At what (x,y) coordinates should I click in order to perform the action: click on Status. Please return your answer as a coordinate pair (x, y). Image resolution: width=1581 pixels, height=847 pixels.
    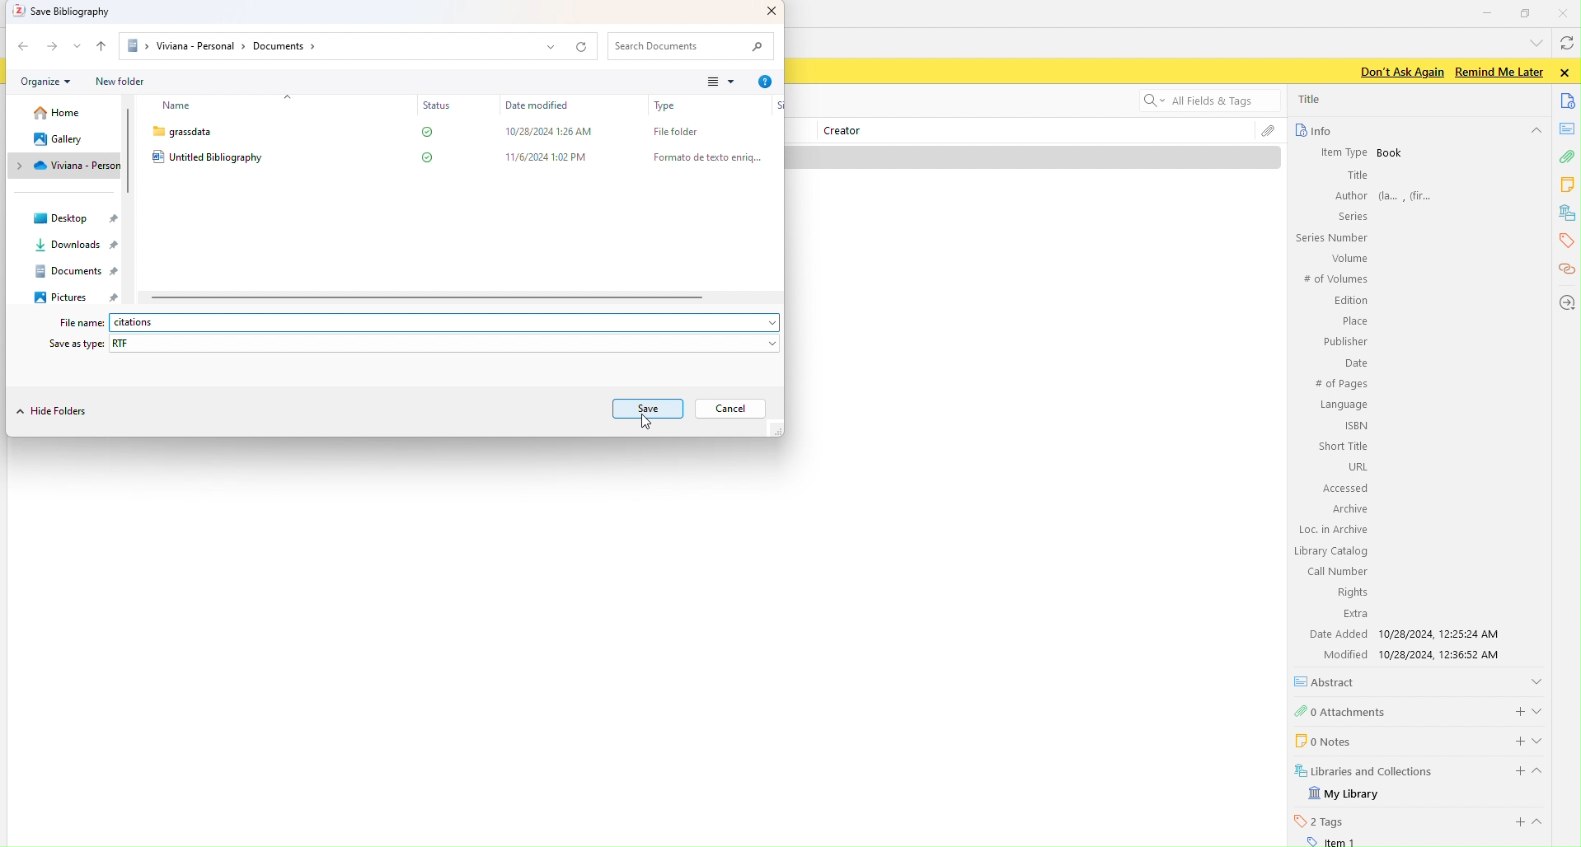
    Looking at the image, I should click on (434, 105).